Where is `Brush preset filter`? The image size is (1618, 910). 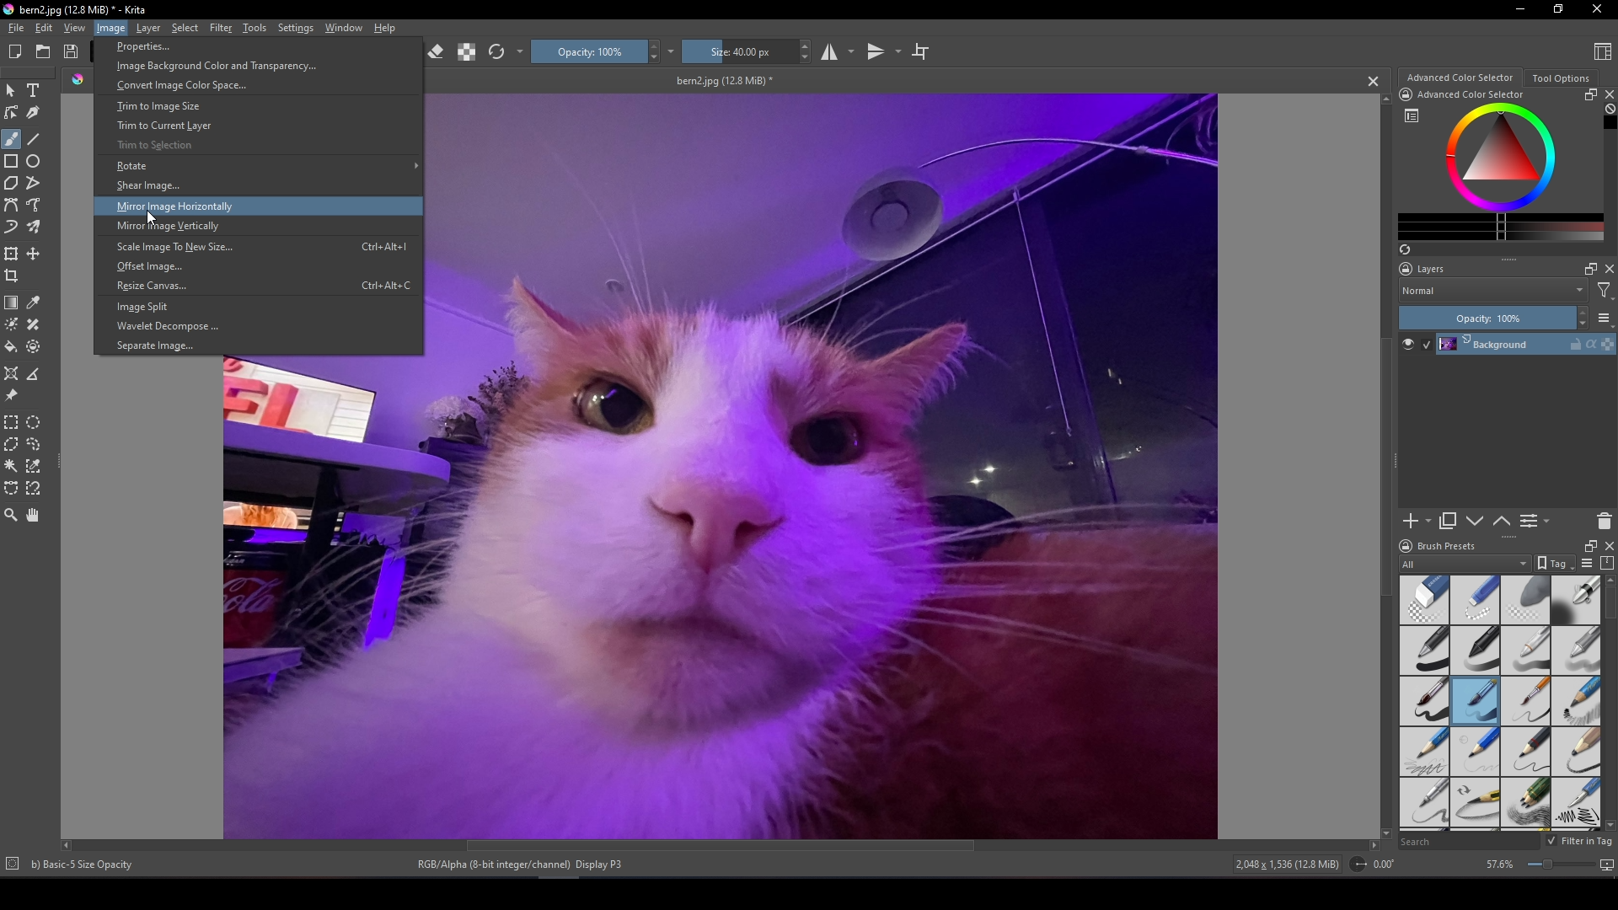
Brush preset filter is located at coordinates (1466, 565).